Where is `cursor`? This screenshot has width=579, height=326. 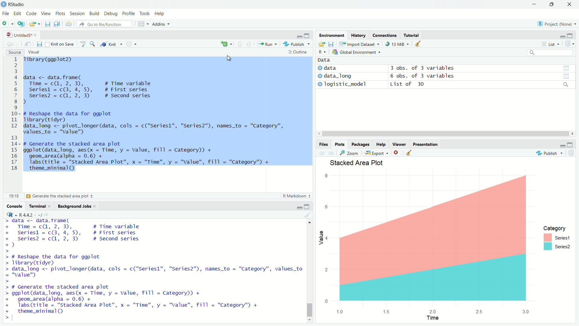
cursor is located at coordinates (266, 50).